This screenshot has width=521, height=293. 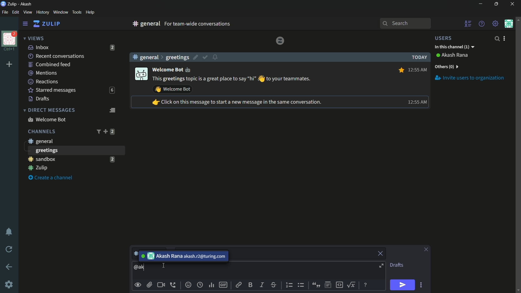 What do you see at coordinates (5, 12) in the screenshot?
I see `file menu` at bounding box center [5, 12].